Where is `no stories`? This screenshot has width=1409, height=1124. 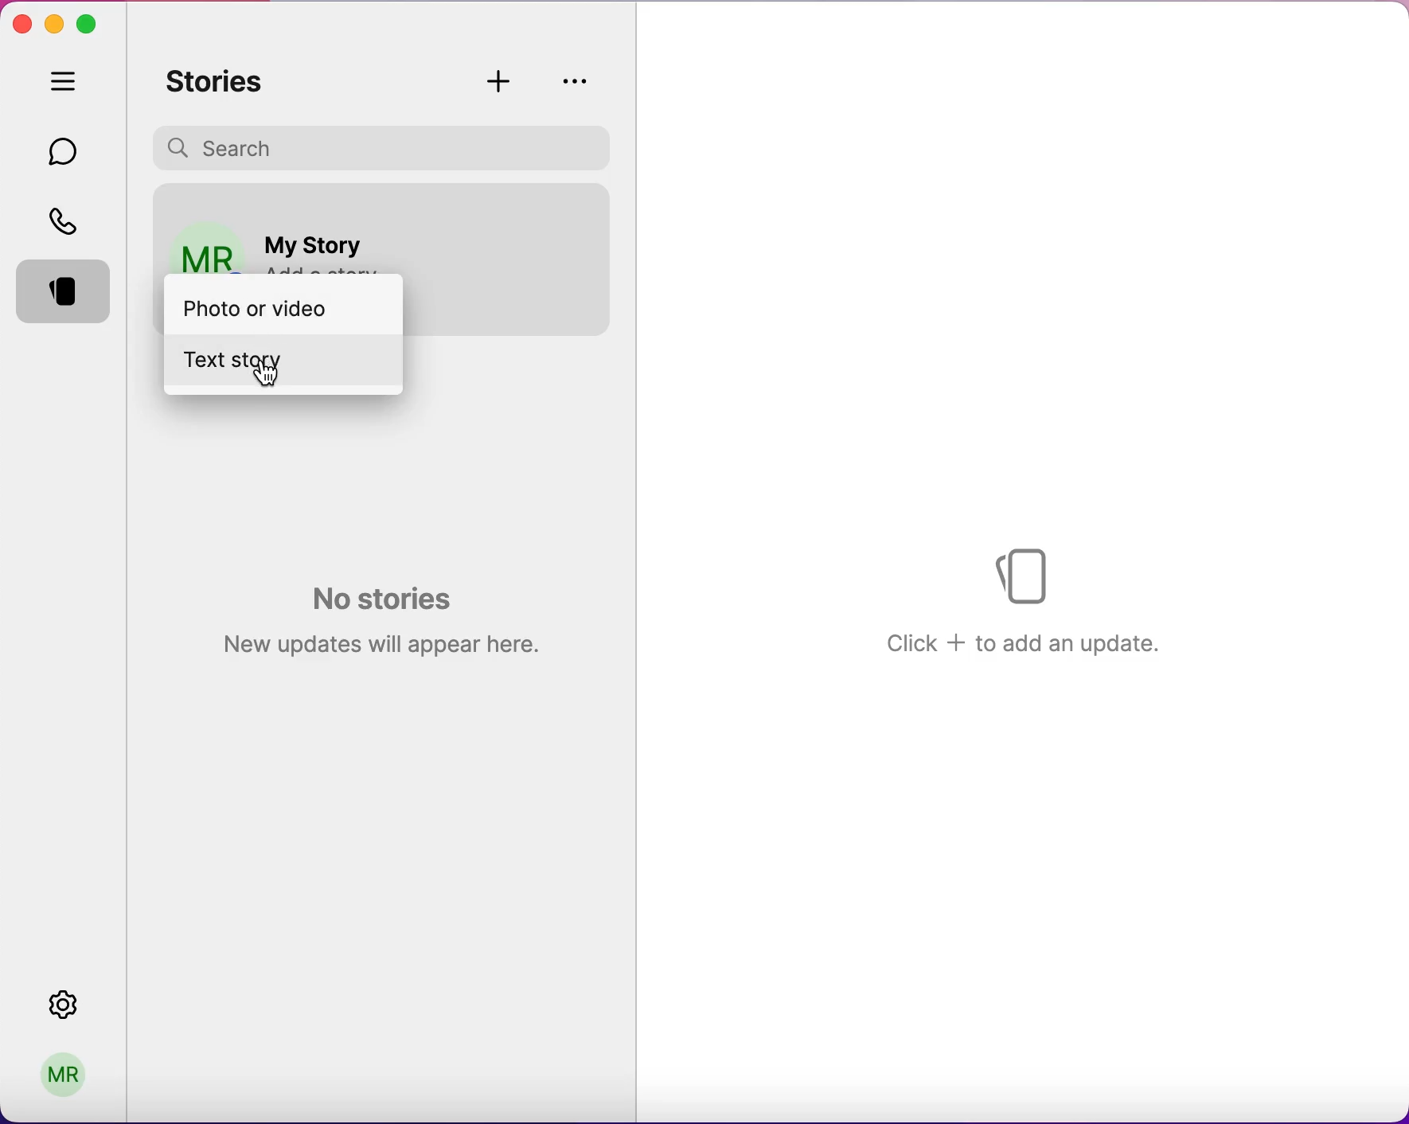
no stories is located at coordinates (377, 617).